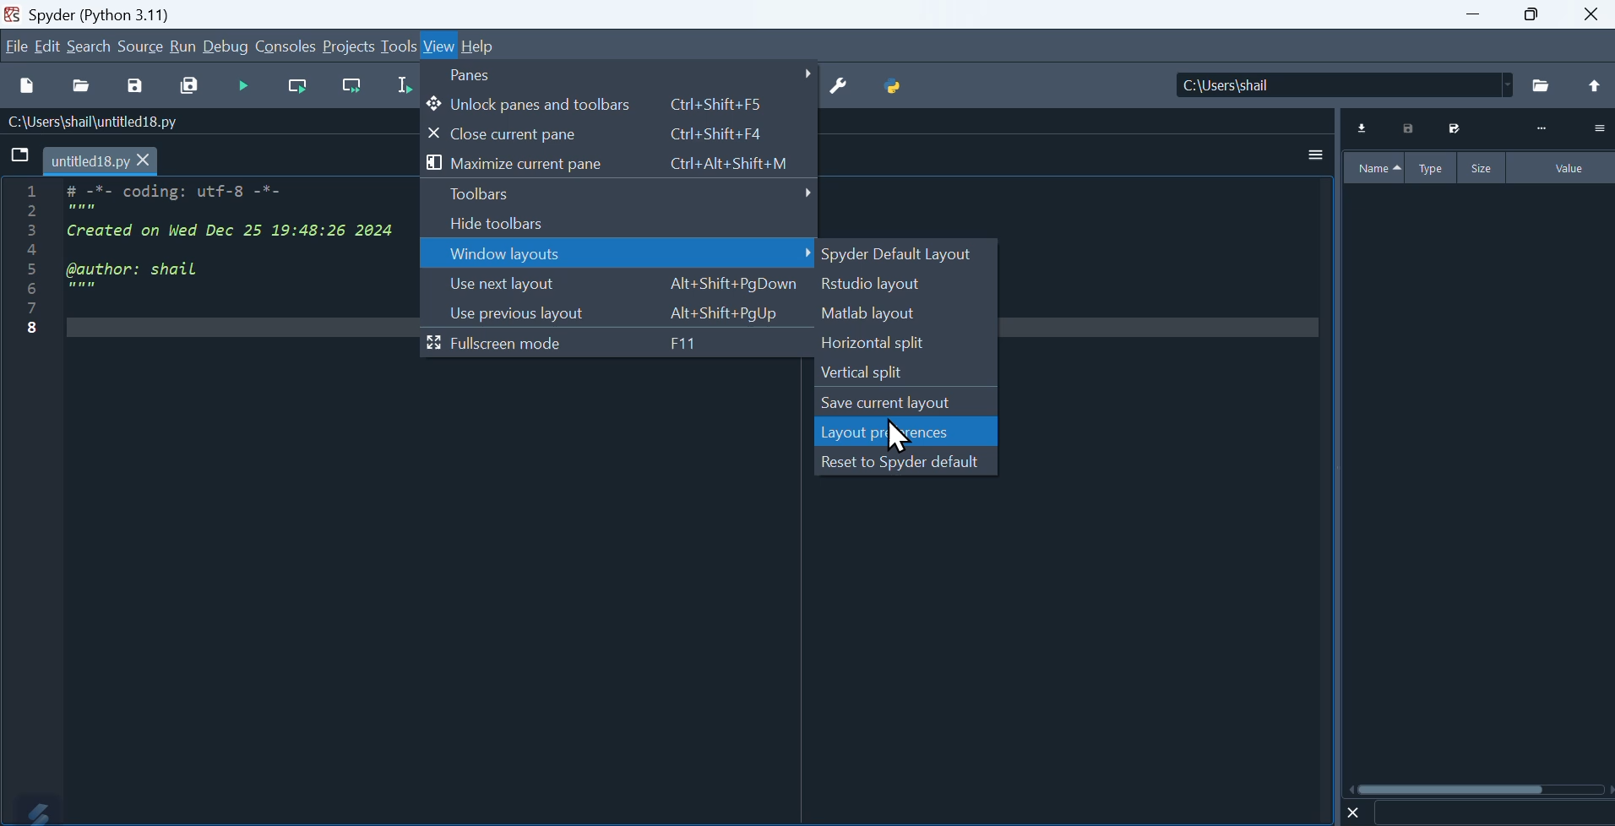 The image size is (1615, 826). I want to click on Value, so click(1563, 168).